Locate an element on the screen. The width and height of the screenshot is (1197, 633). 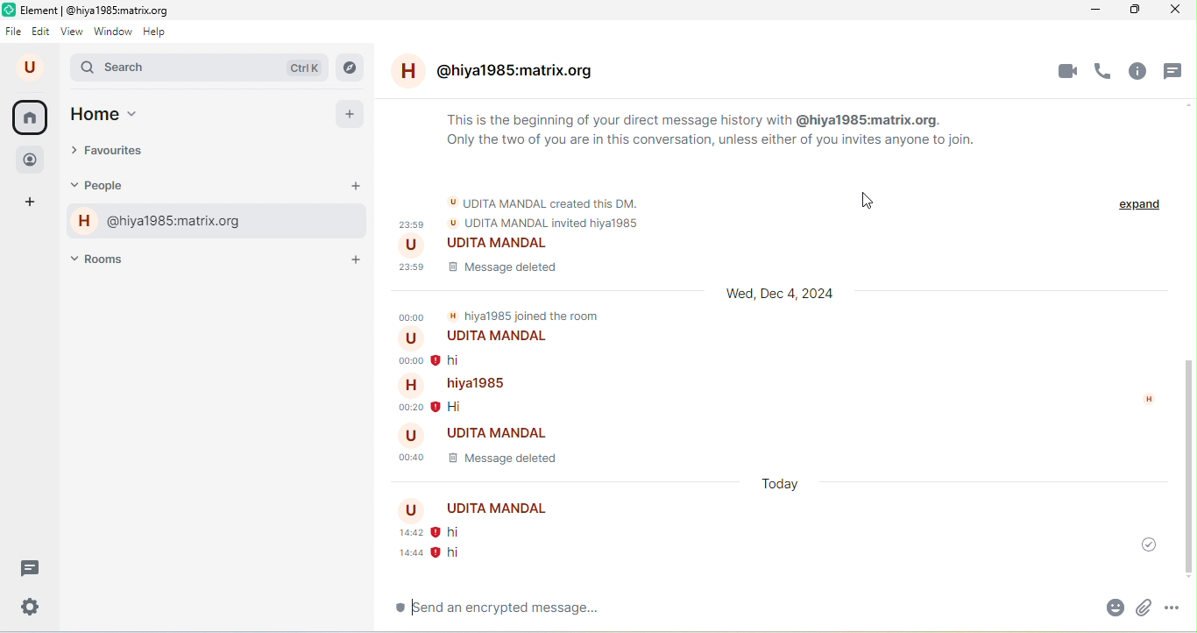
add room is located at coordinates (358, 260).